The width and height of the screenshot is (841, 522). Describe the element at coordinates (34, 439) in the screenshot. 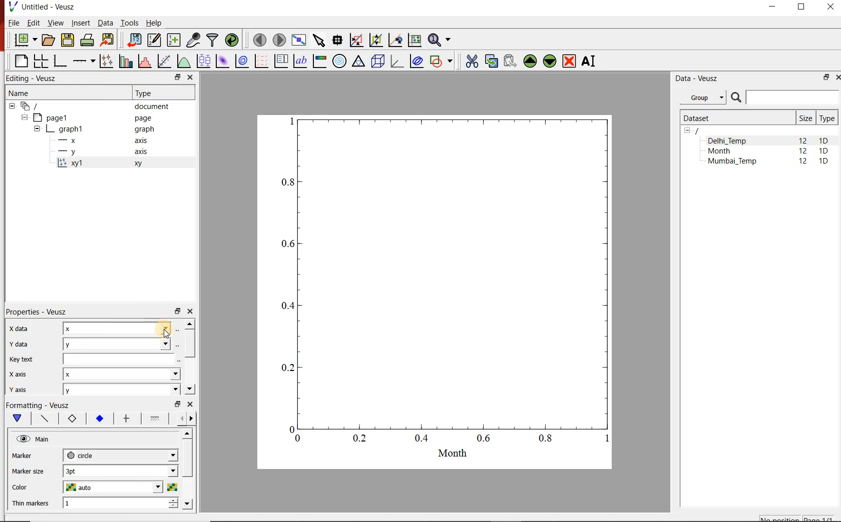

I see `Main` at that location.